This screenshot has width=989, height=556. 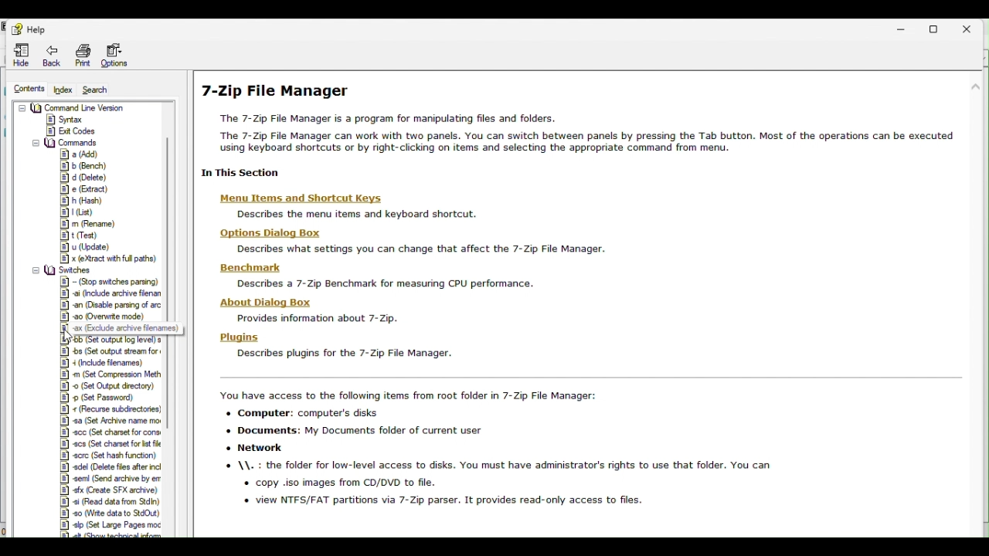 What do you see at coordinates (937, 26) in the screenshot?
I see `Restore` at bounding box center [937, 26].